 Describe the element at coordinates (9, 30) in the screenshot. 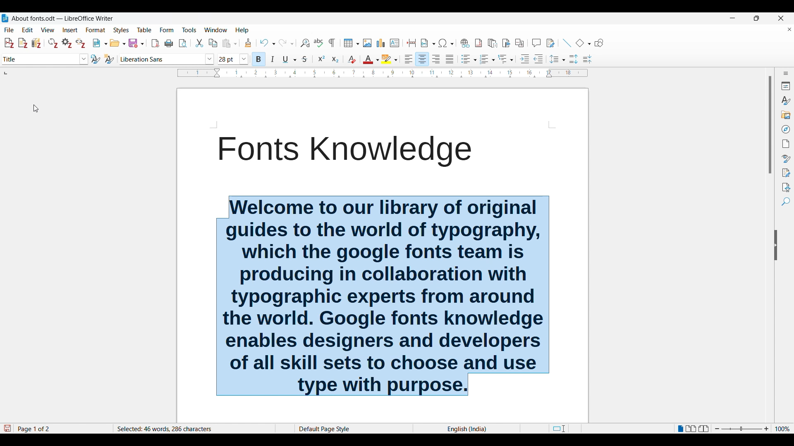

I see `File menu` at that location.